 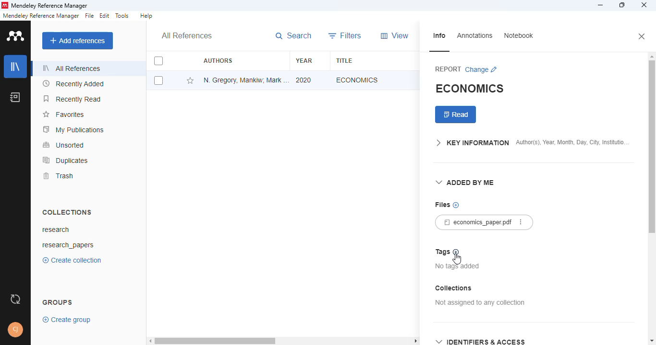 I want to click on close, so click(x=643, y=37).